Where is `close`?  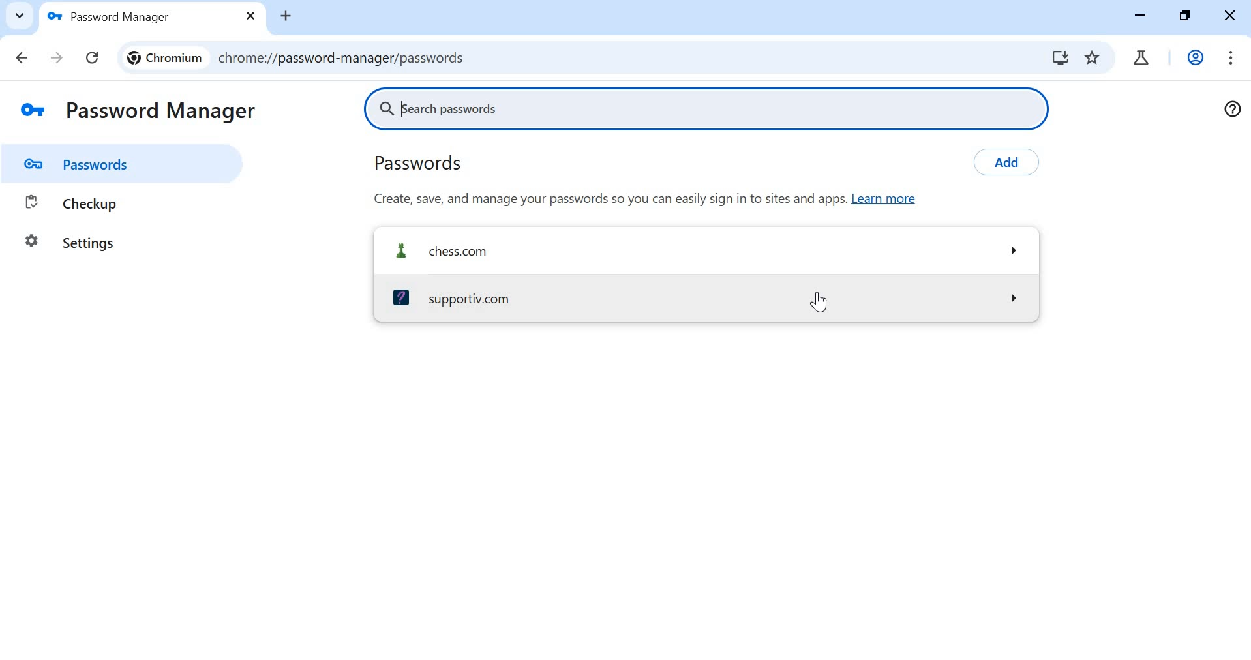
close is located at coordinates (1230, 18).